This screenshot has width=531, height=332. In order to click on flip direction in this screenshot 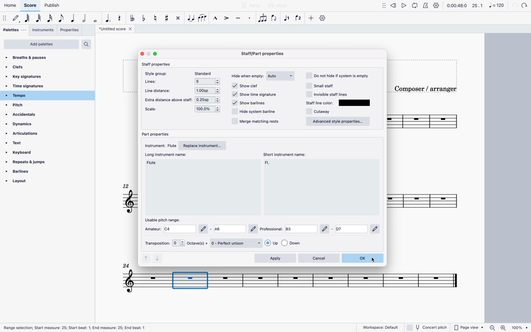, I will do `click(274, 18)`.